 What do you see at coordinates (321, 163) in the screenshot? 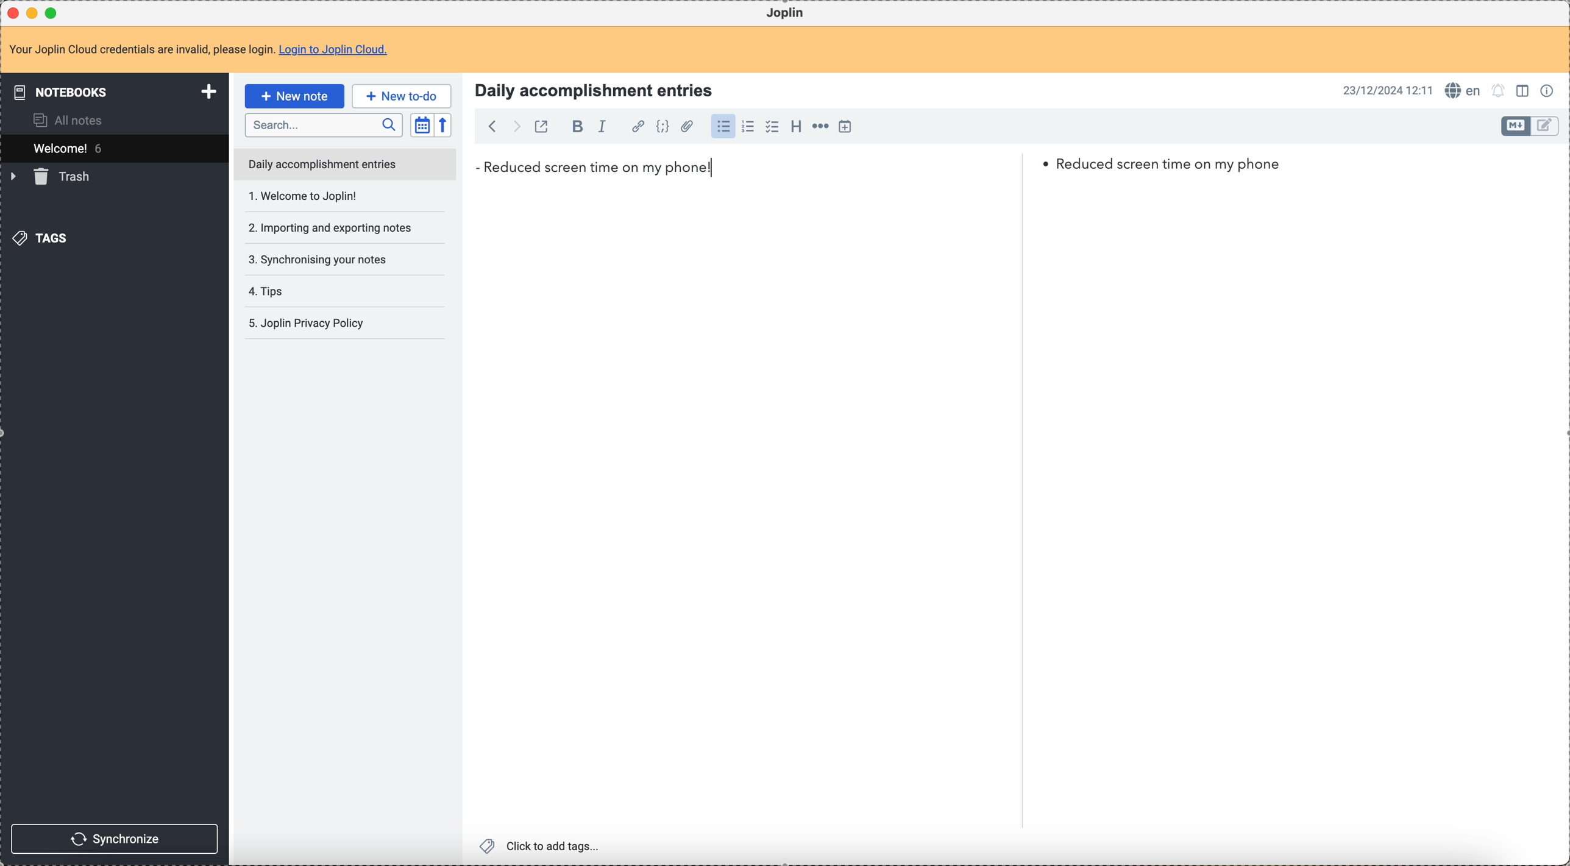
I see `daily accomplishment entries` at bounding box center [321, 163].